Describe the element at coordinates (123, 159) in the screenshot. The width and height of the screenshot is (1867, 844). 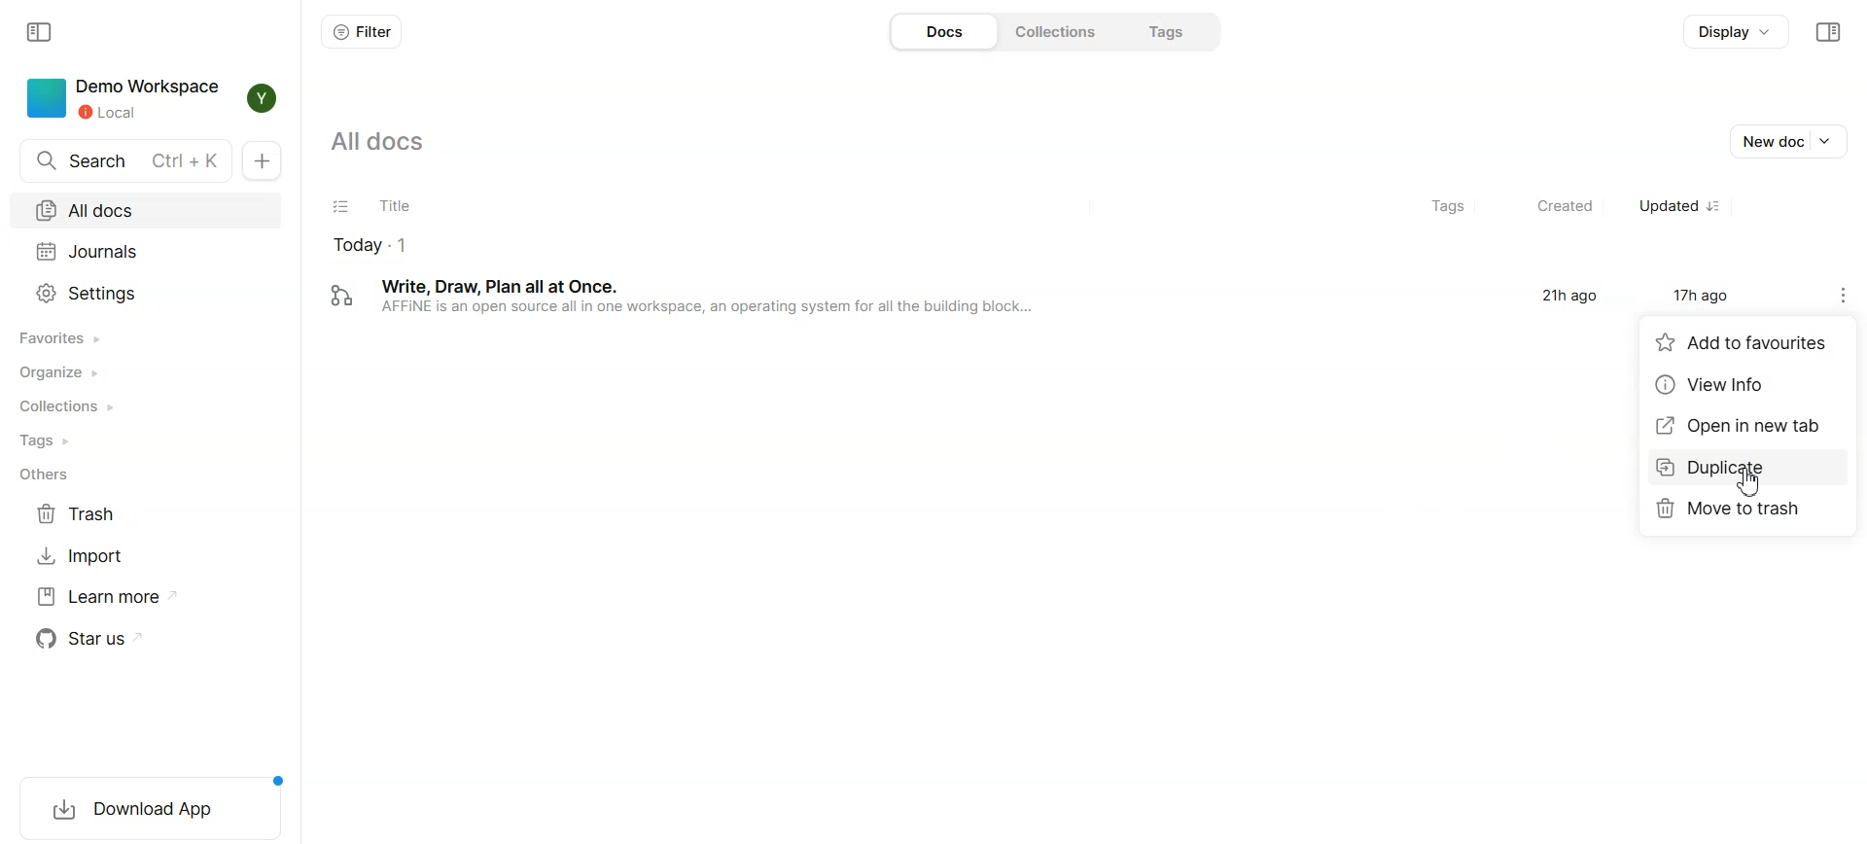
I see `Search docs` at that location.